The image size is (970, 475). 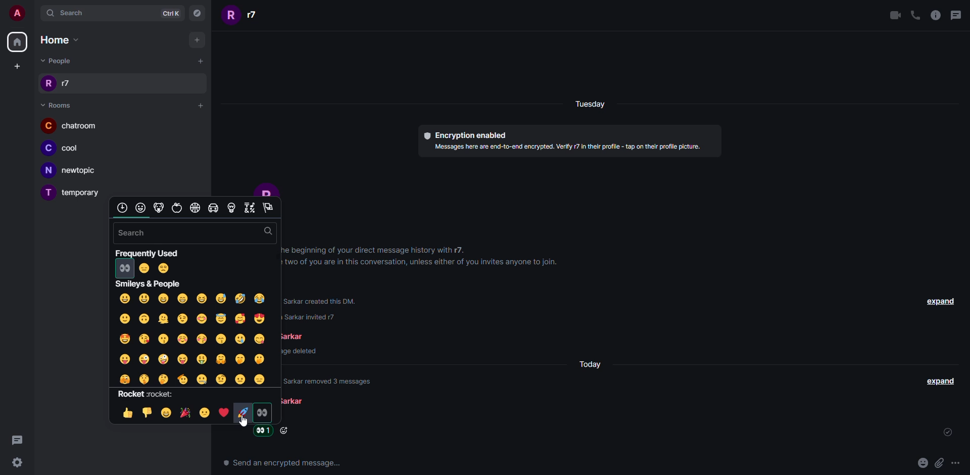 I want to click on room, so click(x=70, y=125).